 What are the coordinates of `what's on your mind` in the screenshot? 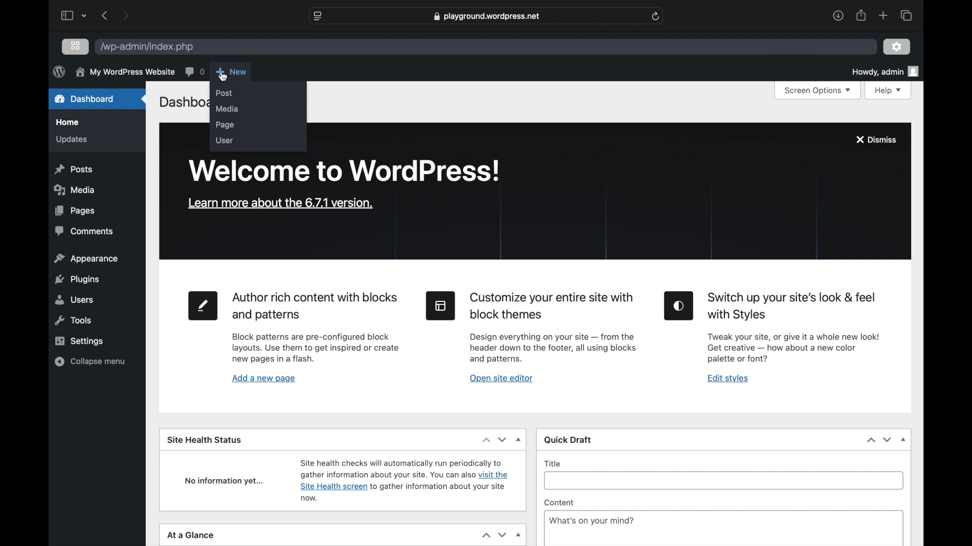 It's located at (592, 520).